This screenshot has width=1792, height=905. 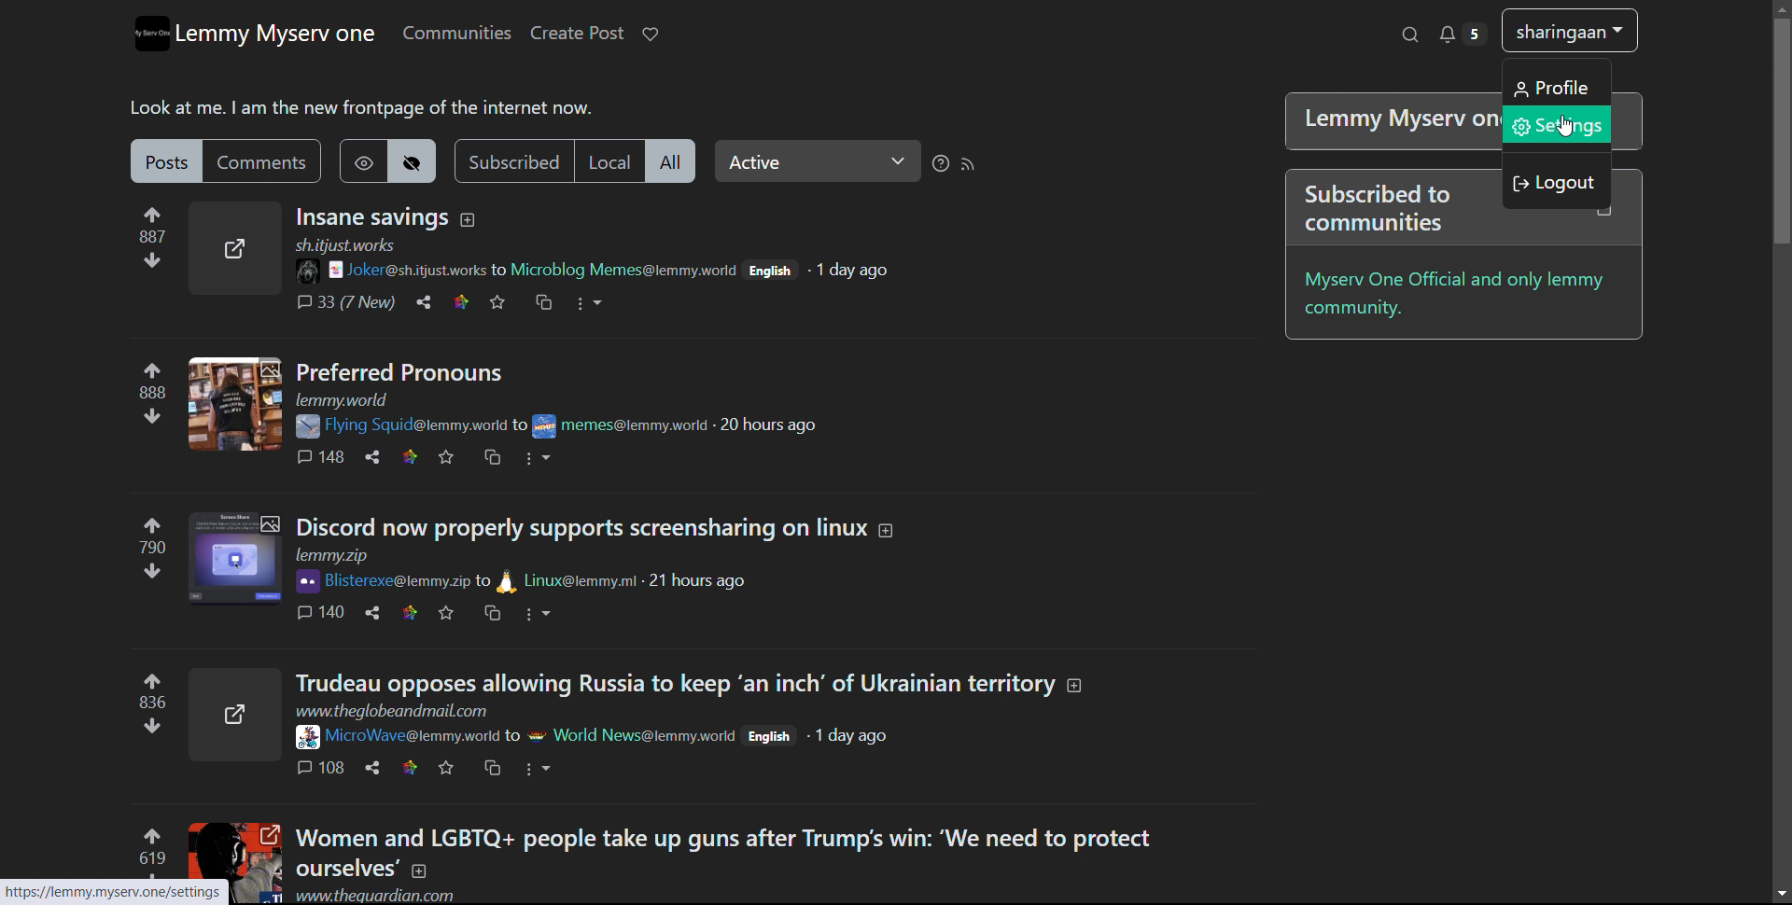 What do you see at coordinates (409, 613) in the screenshot?
I see `link` at bounding box center [409, 613].